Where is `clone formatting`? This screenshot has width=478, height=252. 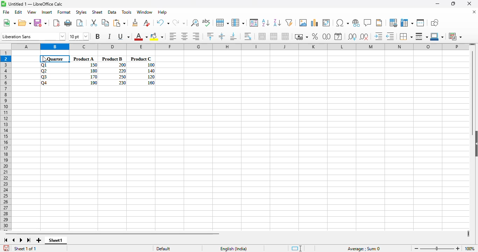
clone formatting is located at coordinates (135, 22).